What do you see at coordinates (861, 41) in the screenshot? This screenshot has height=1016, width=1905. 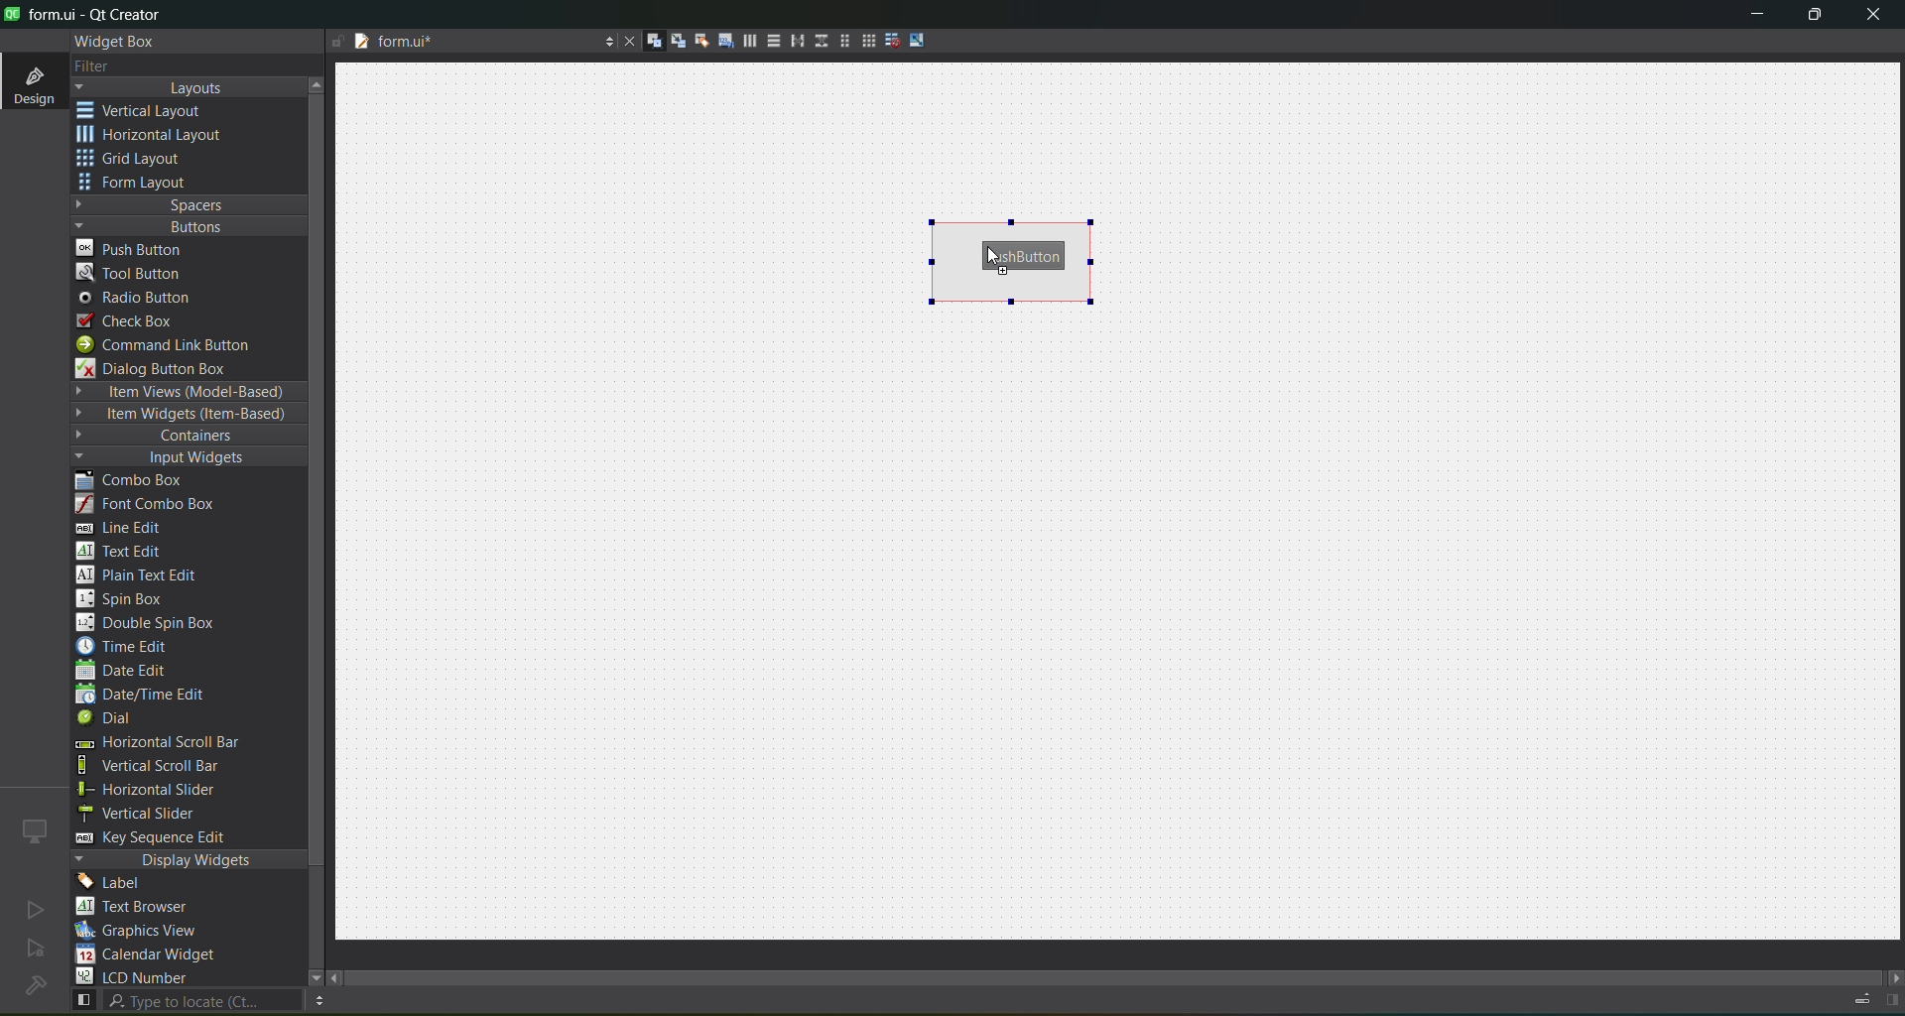 I see `layout in a grid` at bounding box center [861, 41].